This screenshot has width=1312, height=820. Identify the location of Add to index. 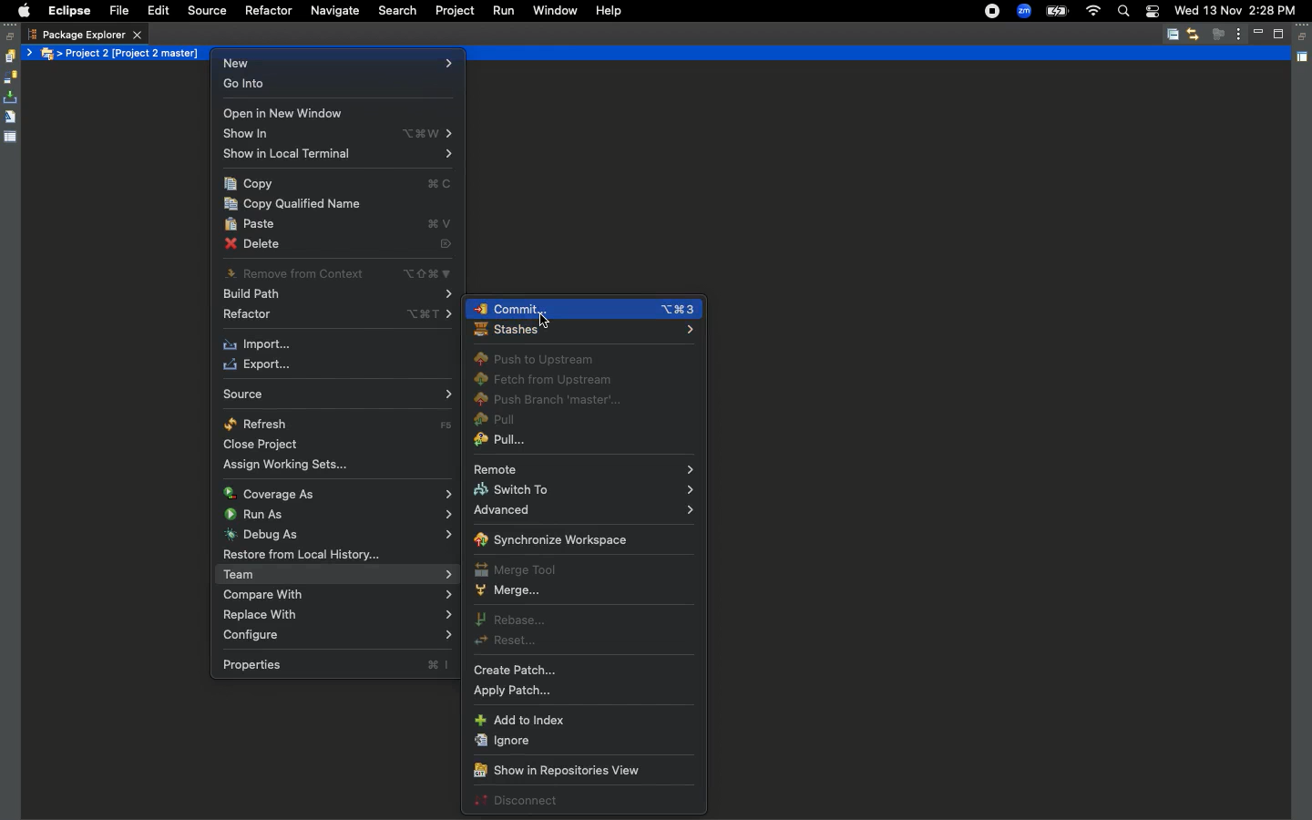
(522, 721).